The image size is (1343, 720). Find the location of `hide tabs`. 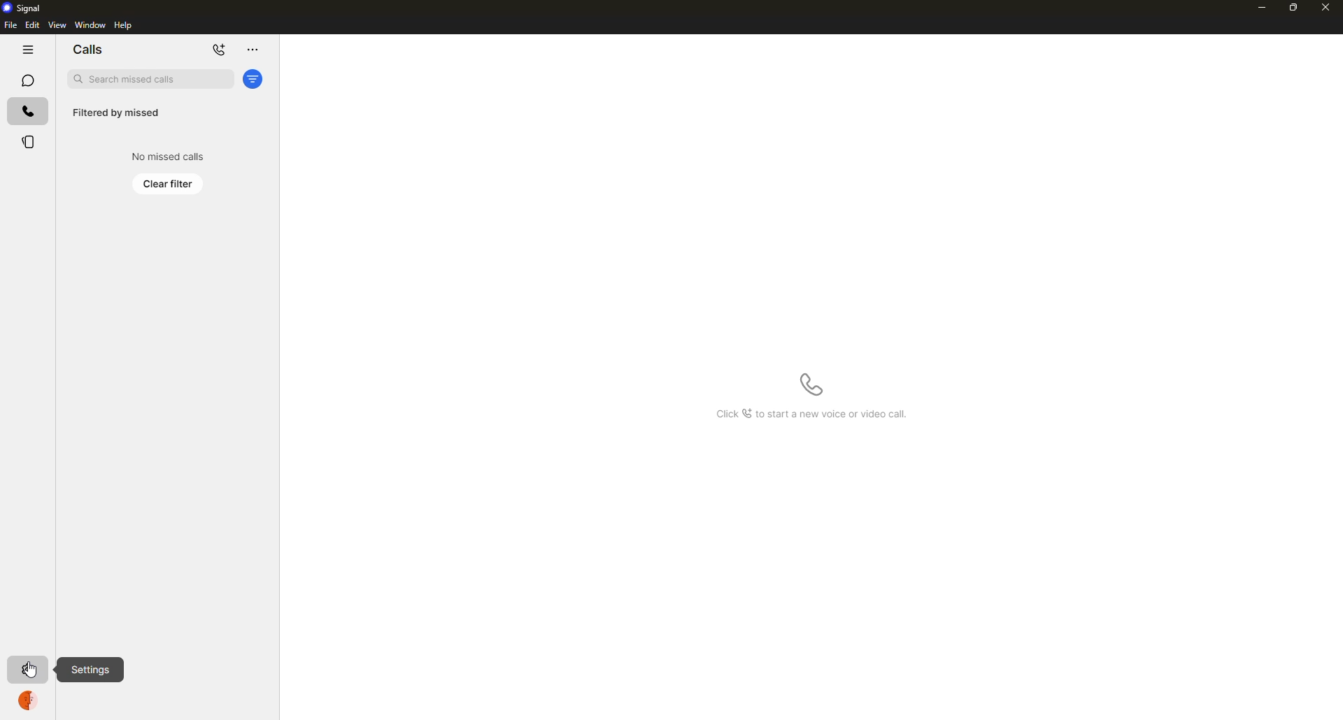

hide tabs is located at coordinates (27, 50).